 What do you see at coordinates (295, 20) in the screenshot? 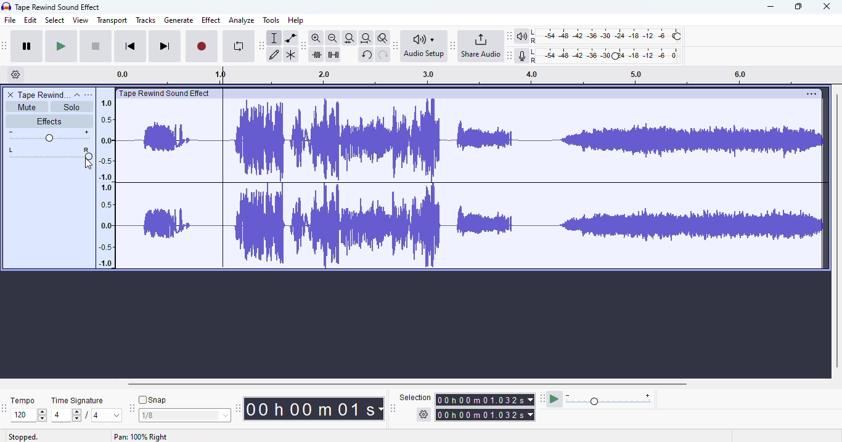
I see `help` at bounding box center [295, 20].